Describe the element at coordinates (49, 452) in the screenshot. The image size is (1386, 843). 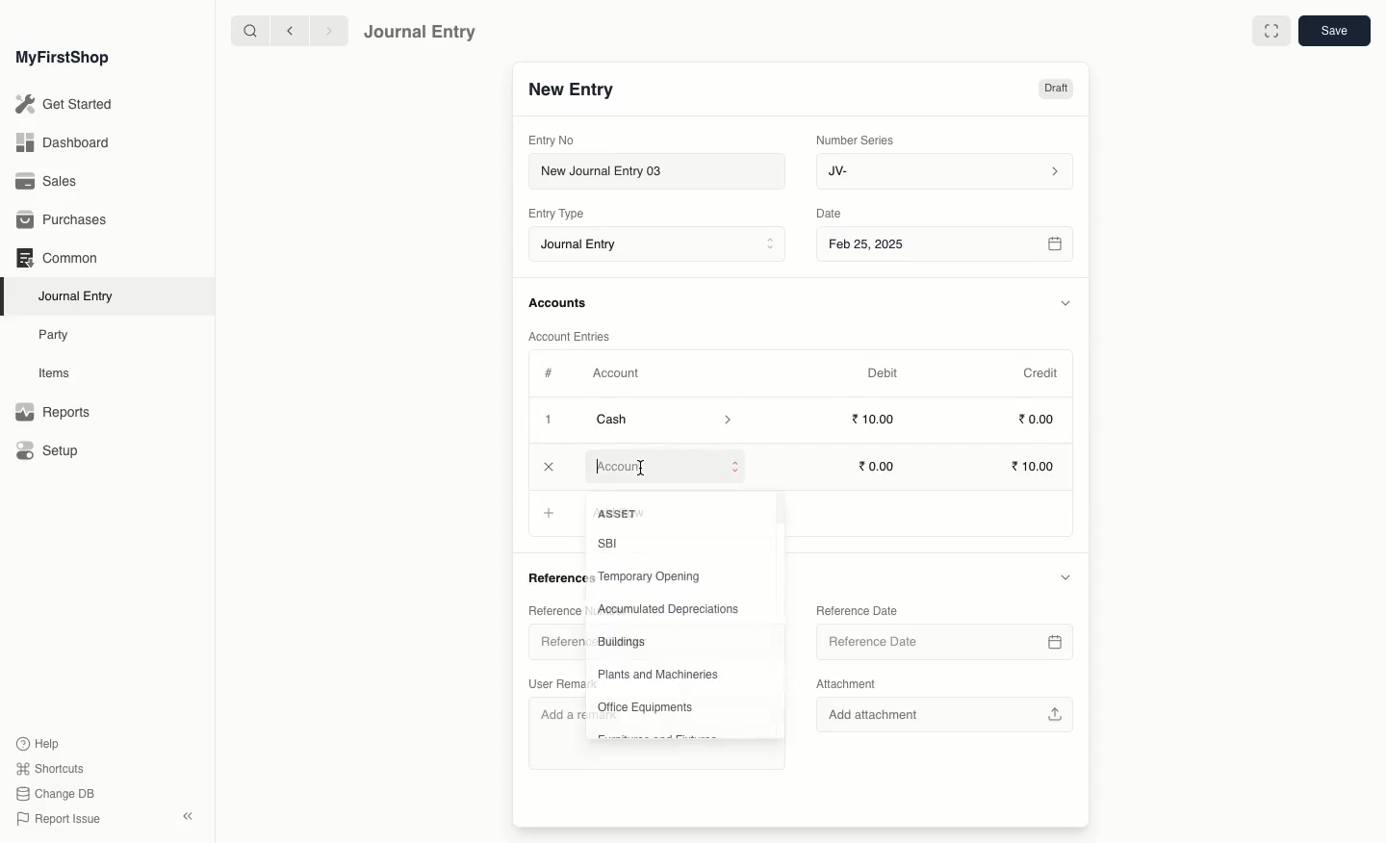
I see `Setup` at that location.